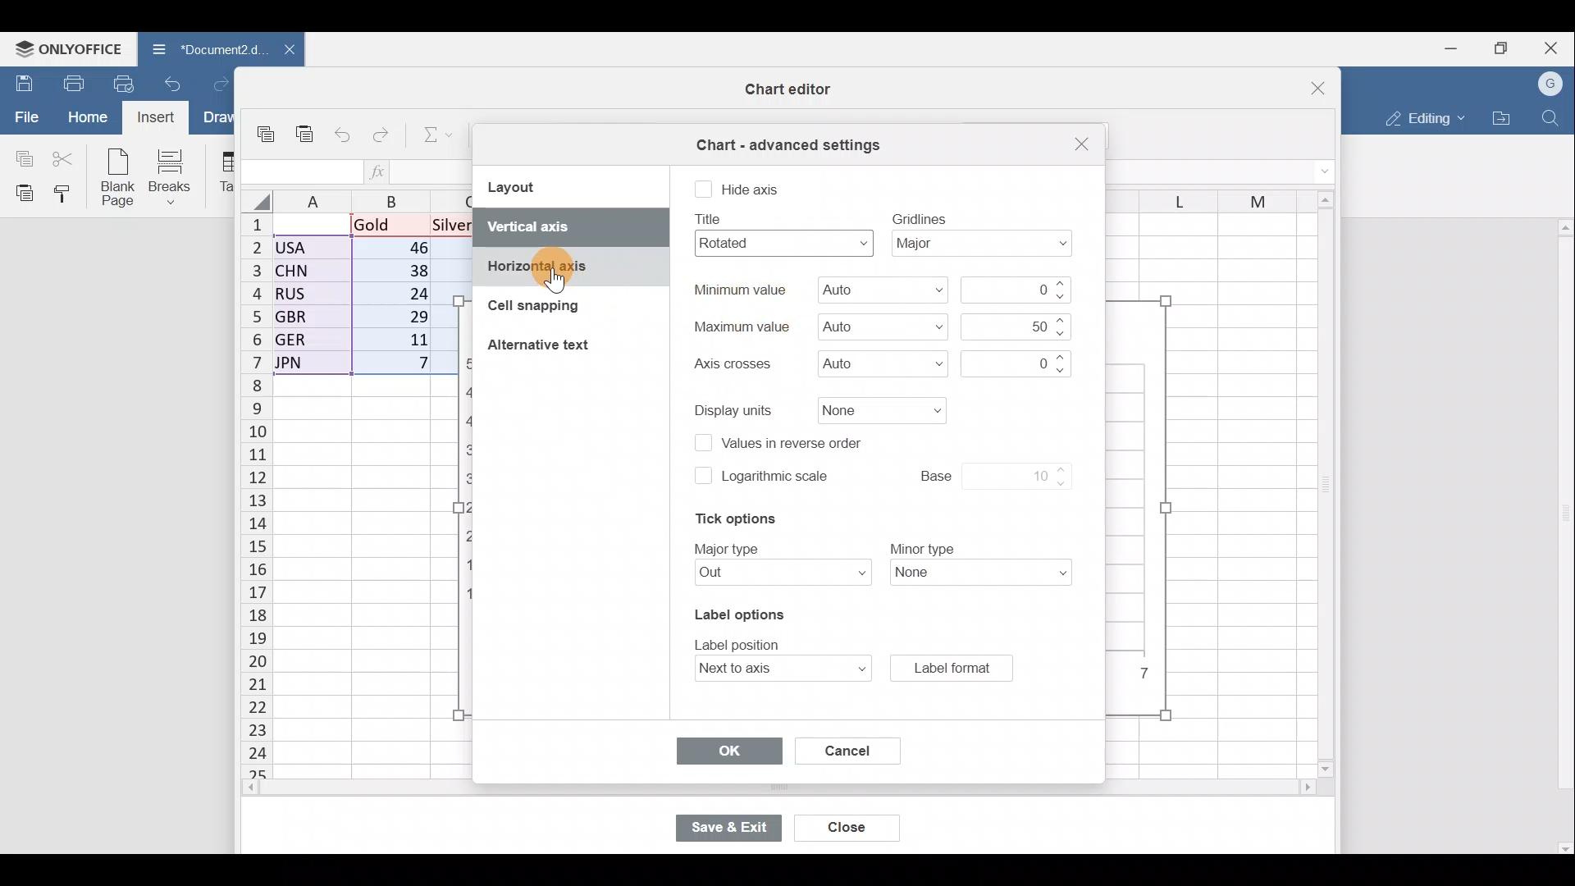 The height and width of the screenshot is (886, 1575). Describe the element at coordinates (1201, 195) in the screenshot. I see `Columns` at that location.